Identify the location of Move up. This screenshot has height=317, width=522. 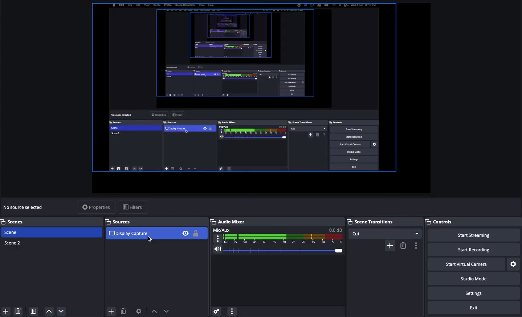
(50, 312).